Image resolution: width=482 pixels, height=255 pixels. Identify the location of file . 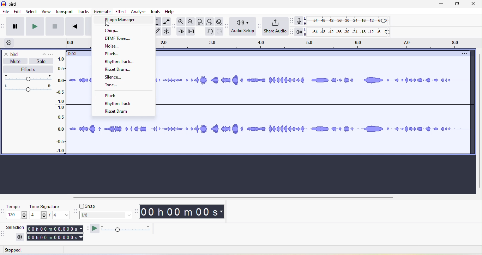
(6, 11).